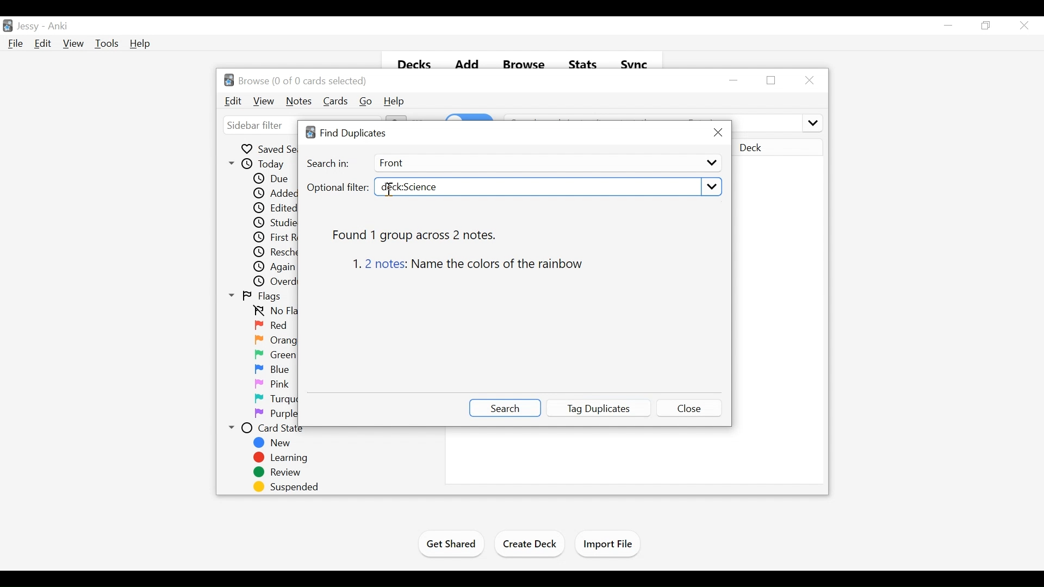 The width and height of the screenshot is (1044, 587). Describe the element at coordinates (272, 370) in the screenshot. I see `Blue` at that location.